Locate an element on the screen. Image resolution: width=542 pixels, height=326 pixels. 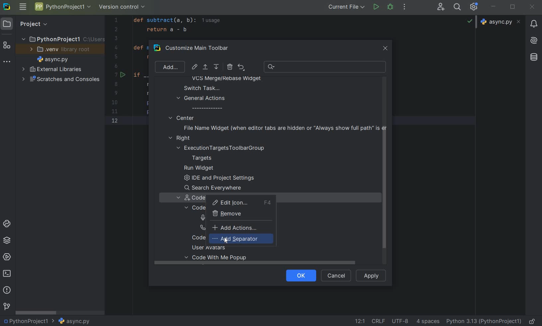
DEBUG is located at coordinates (392, 8).